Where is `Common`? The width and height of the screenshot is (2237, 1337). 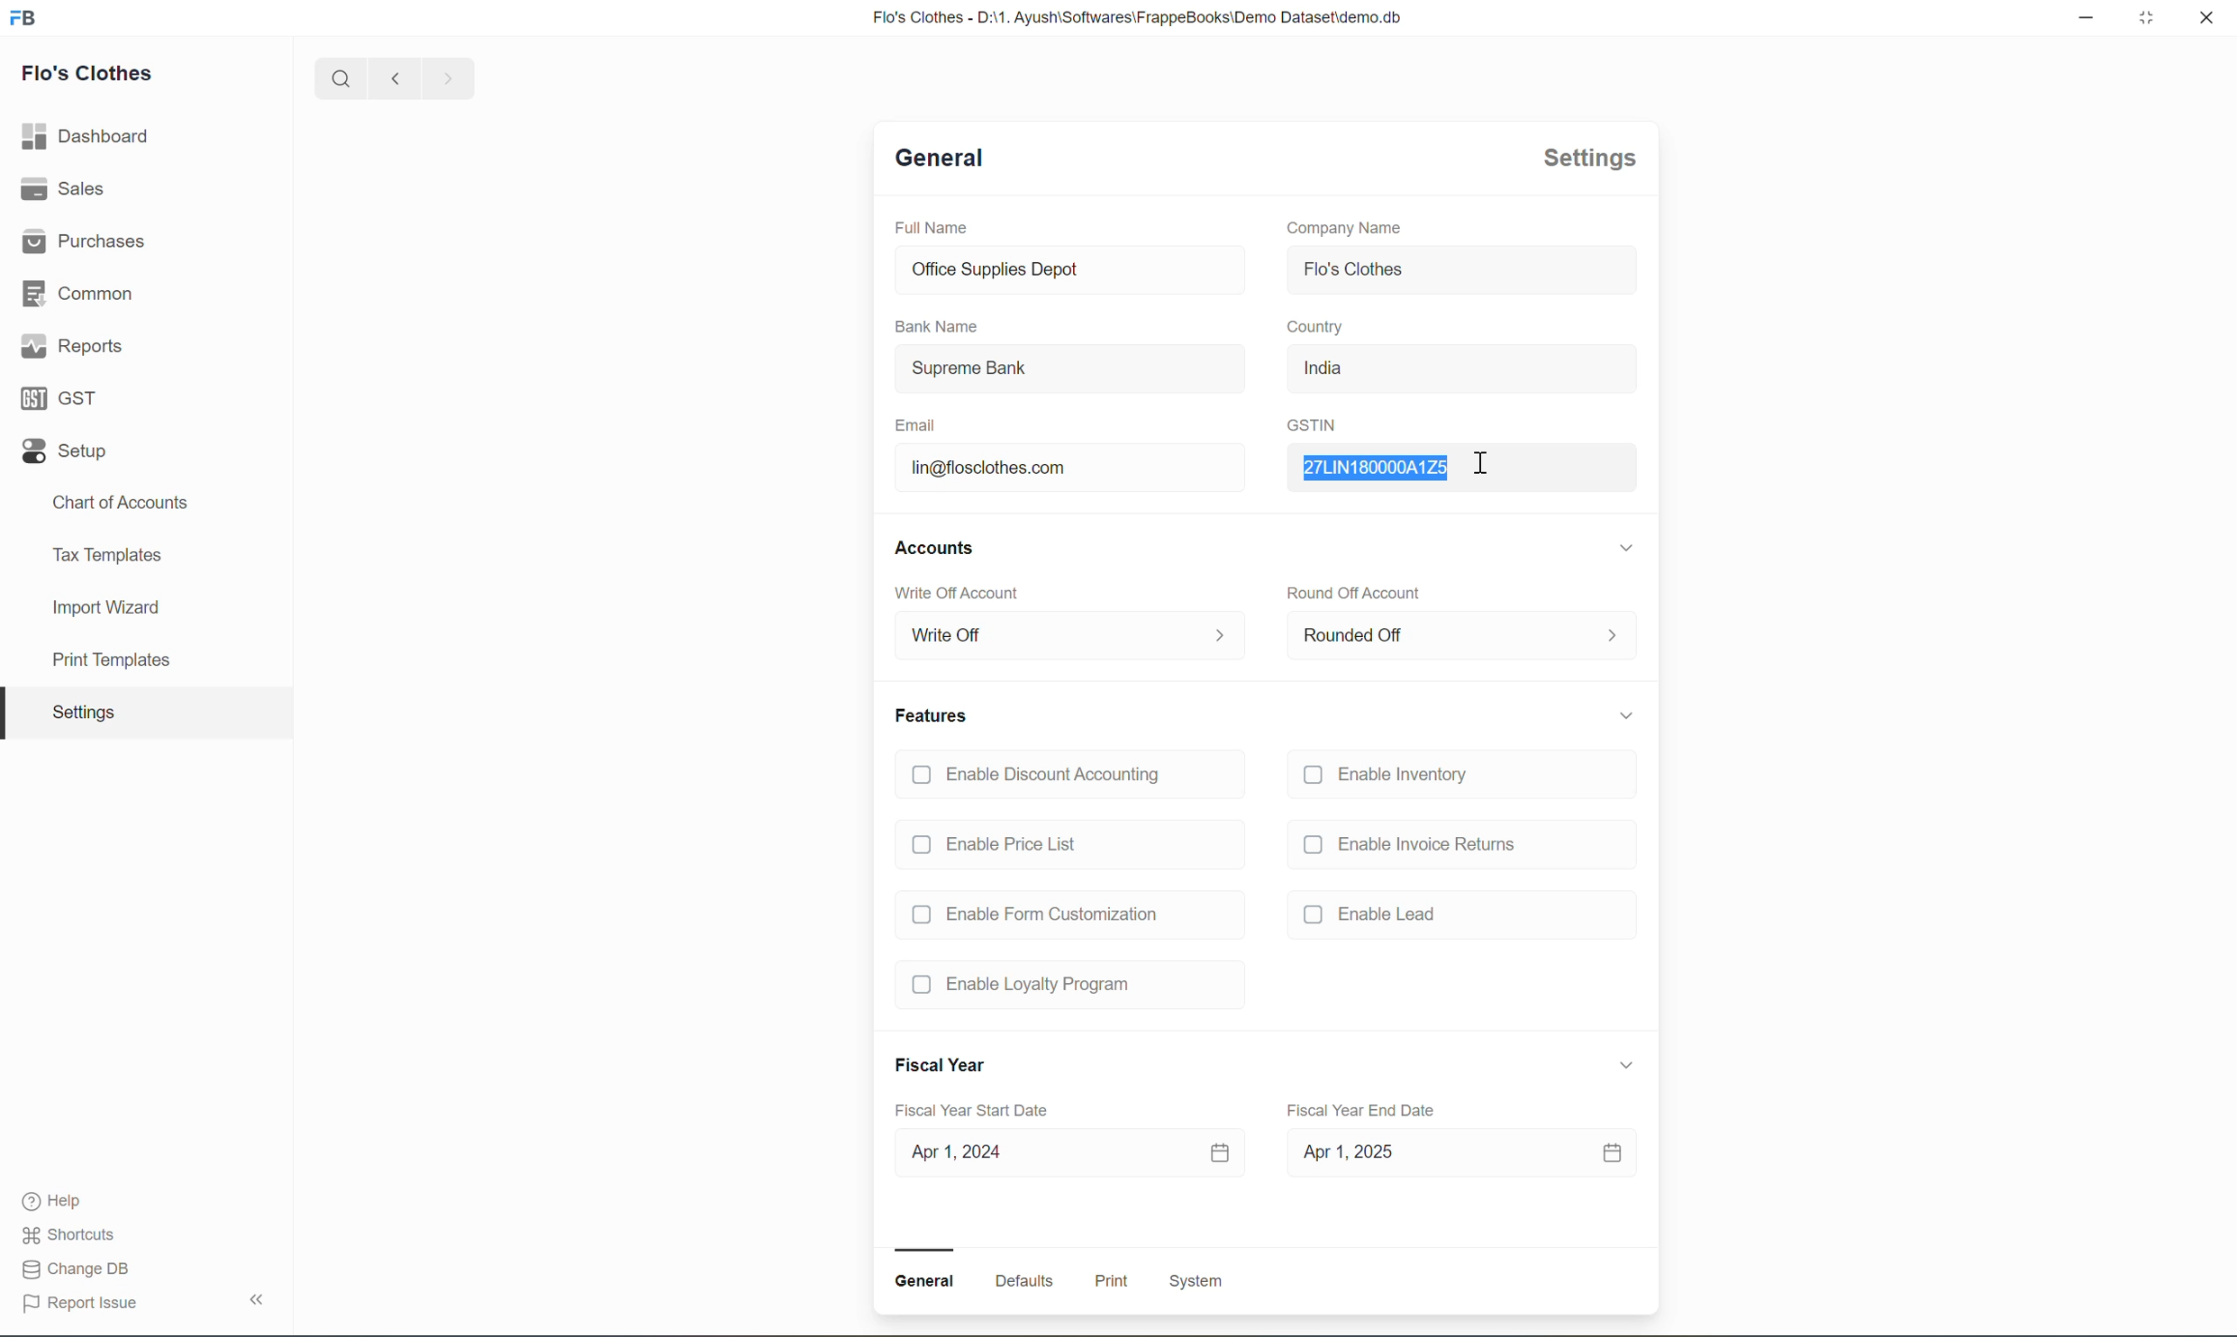 Common is located at coordinates (77, 293).